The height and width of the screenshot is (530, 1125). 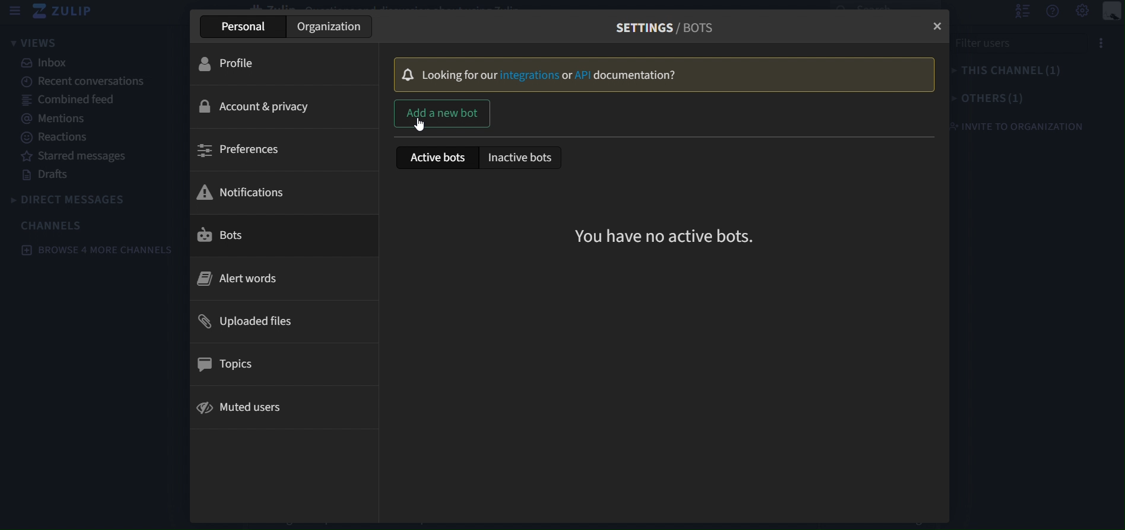 What do you see at coordinates (88, 83) in the screenshot?
I see `recent conversations` at bounding box center [88, 83].